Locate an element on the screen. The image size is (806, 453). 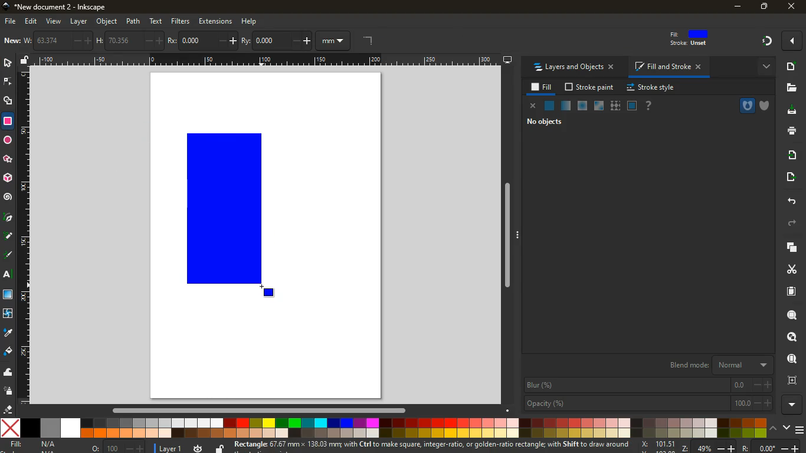
po is located at coordinates (203, 41).